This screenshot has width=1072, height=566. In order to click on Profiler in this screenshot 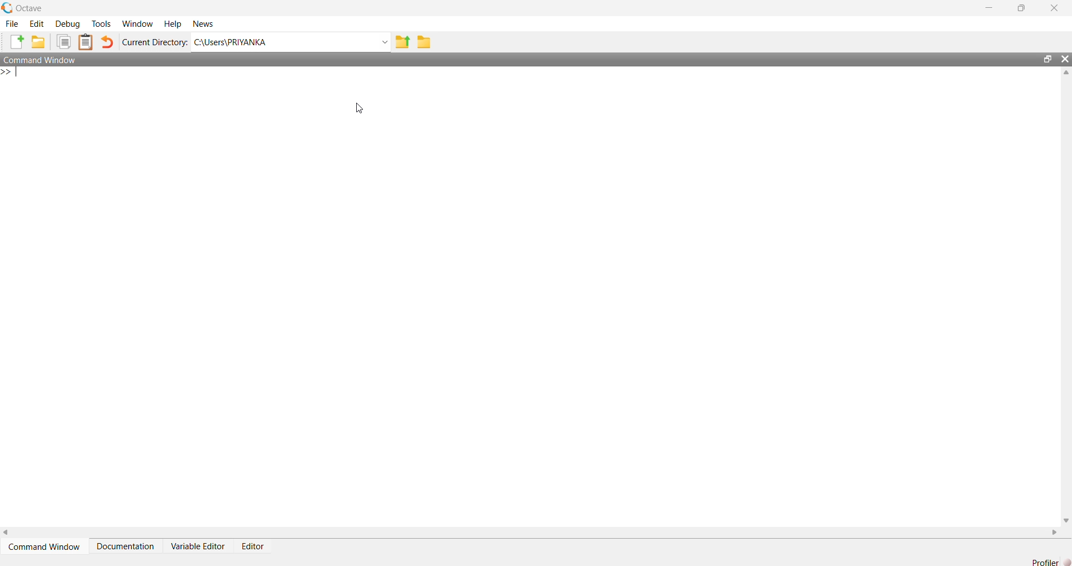, I will do `click(1046, 561)`.